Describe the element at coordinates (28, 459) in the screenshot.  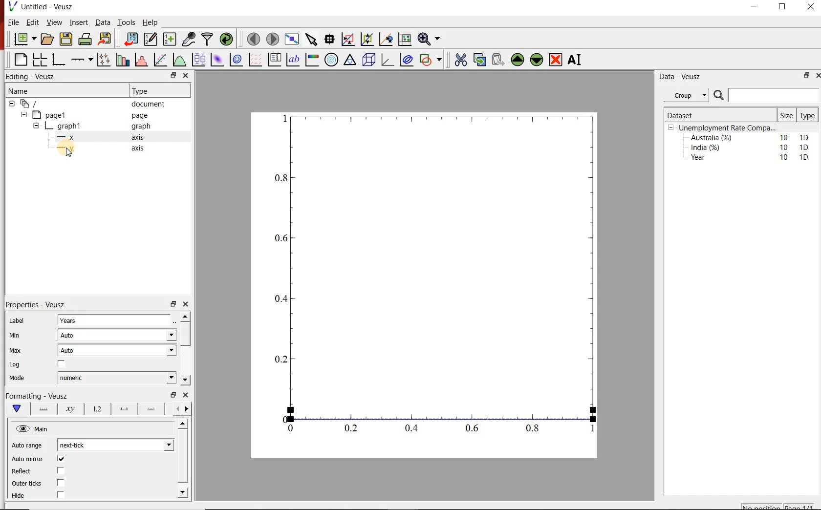
I see `Auto mirror` at that location.